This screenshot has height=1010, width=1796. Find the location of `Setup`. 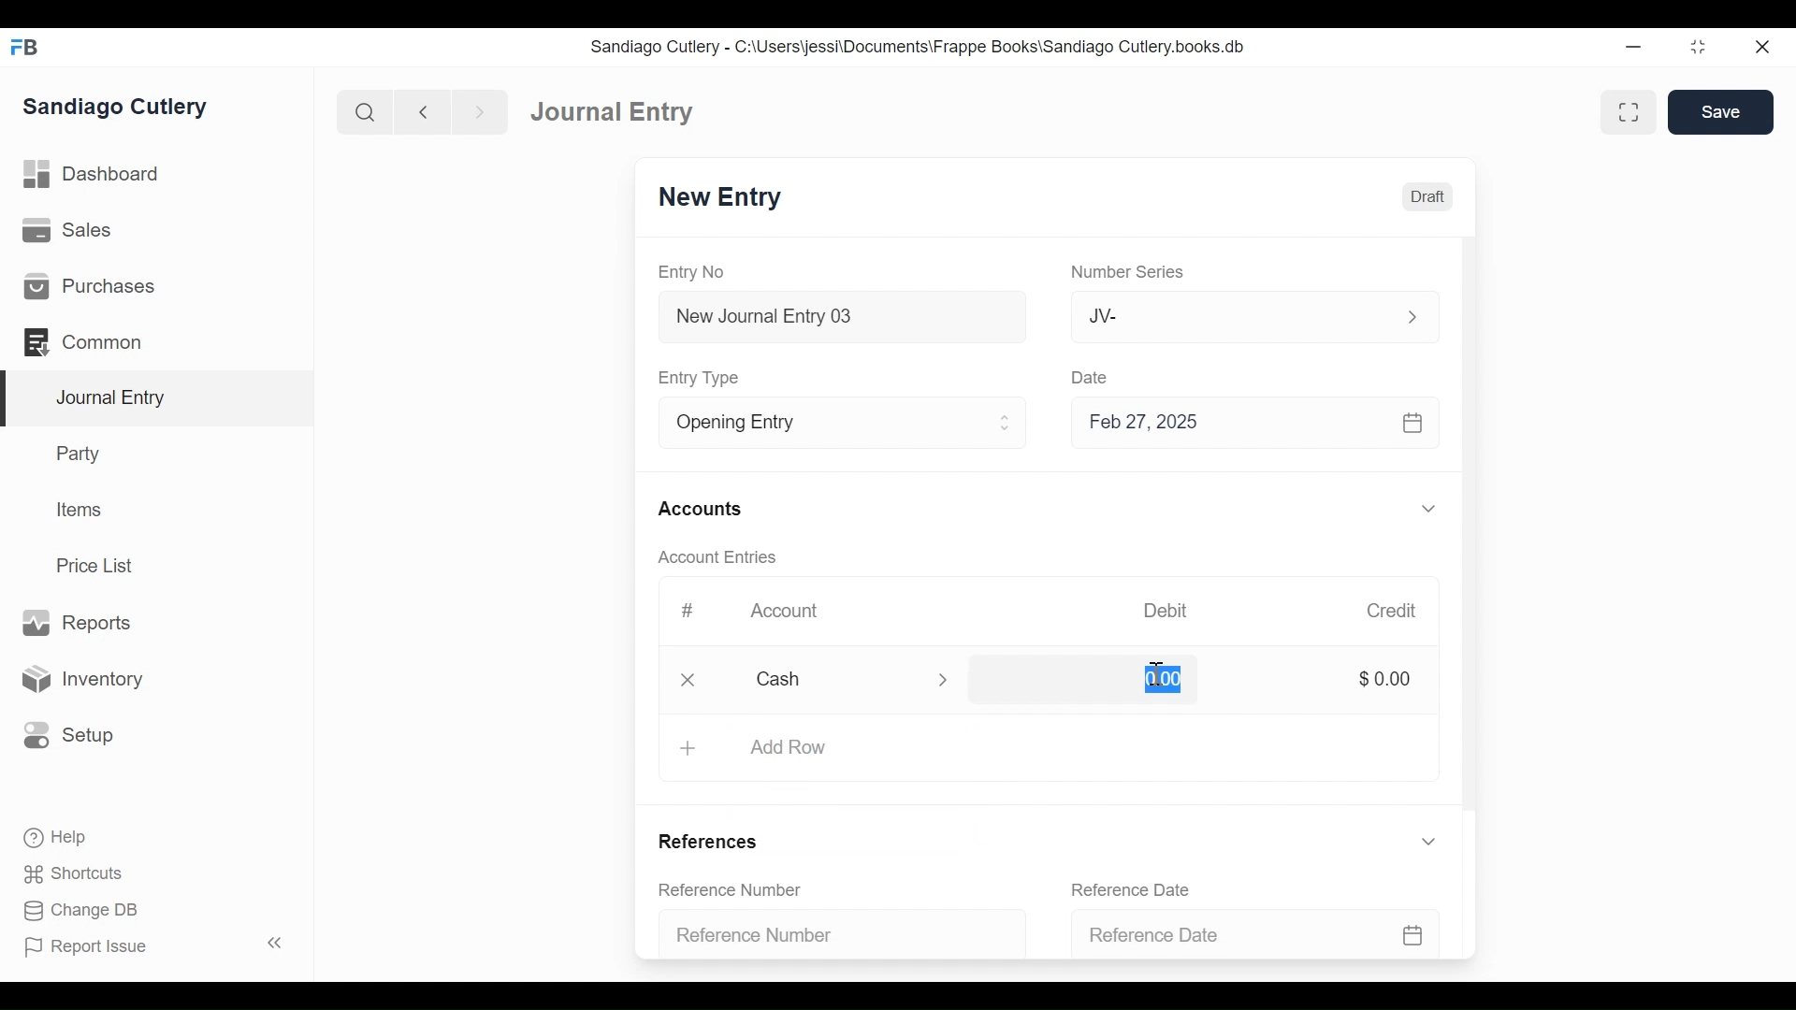

Setup is located at coordinates (69, 736).